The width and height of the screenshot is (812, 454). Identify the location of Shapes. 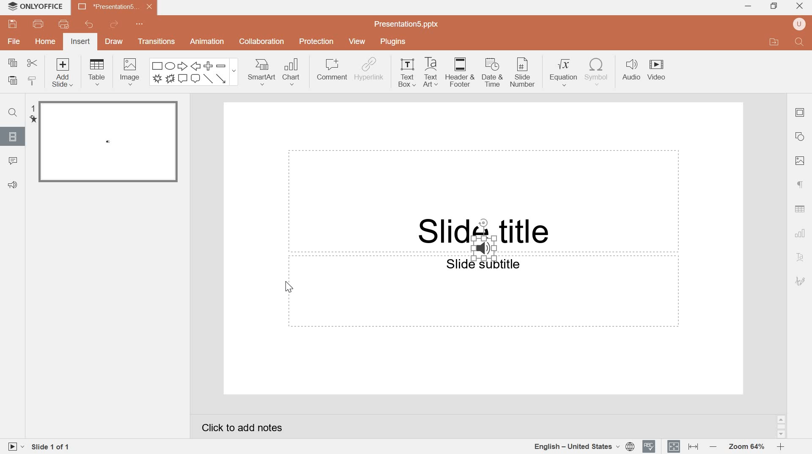
(193, 72).